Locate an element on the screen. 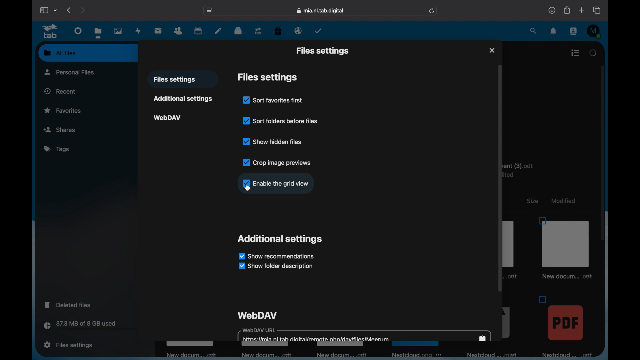 The image size is (640, 360). pdf document is located at coordinates (566, 326).